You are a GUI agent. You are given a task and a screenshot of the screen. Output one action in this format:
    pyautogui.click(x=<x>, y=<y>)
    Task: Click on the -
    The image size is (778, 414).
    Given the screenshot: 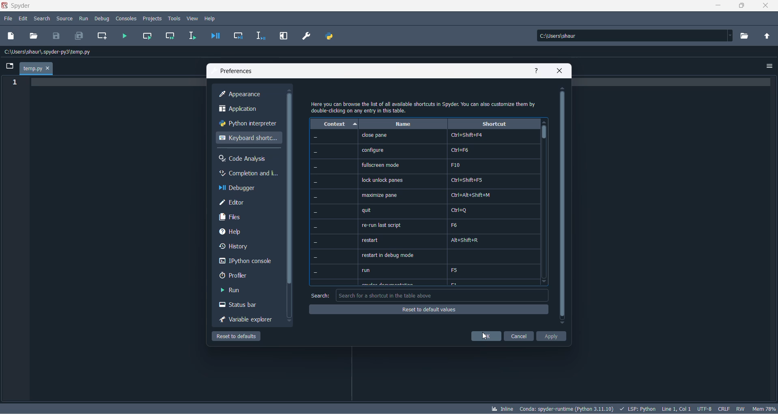 What is the action you would take?
    pyautogui.click(x=316, y=272)
    